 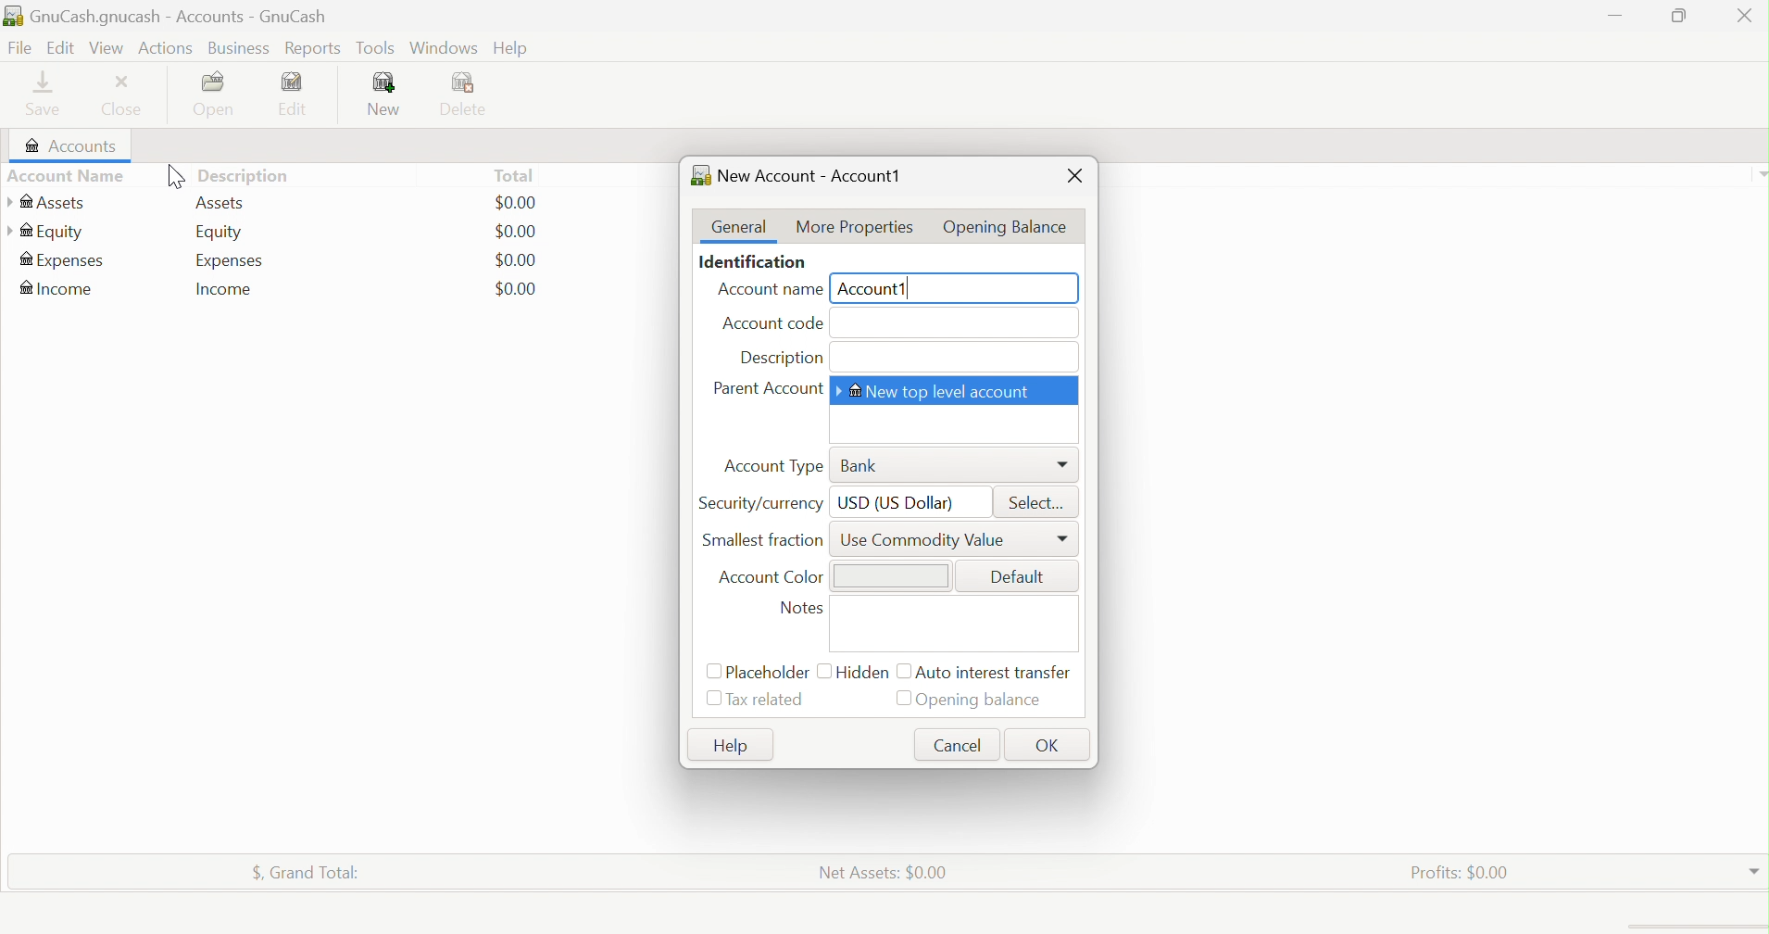 I want to click on Business, so click(x=240, y=49).